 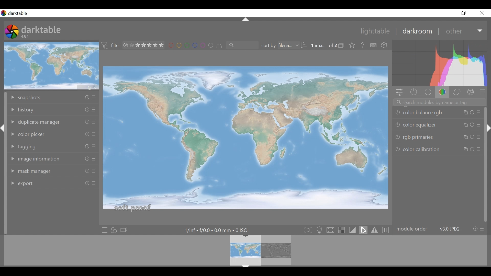 What do you see at coordinates (442, 92) in the screenshot?
I see `color` at bounding box center [442, 92].